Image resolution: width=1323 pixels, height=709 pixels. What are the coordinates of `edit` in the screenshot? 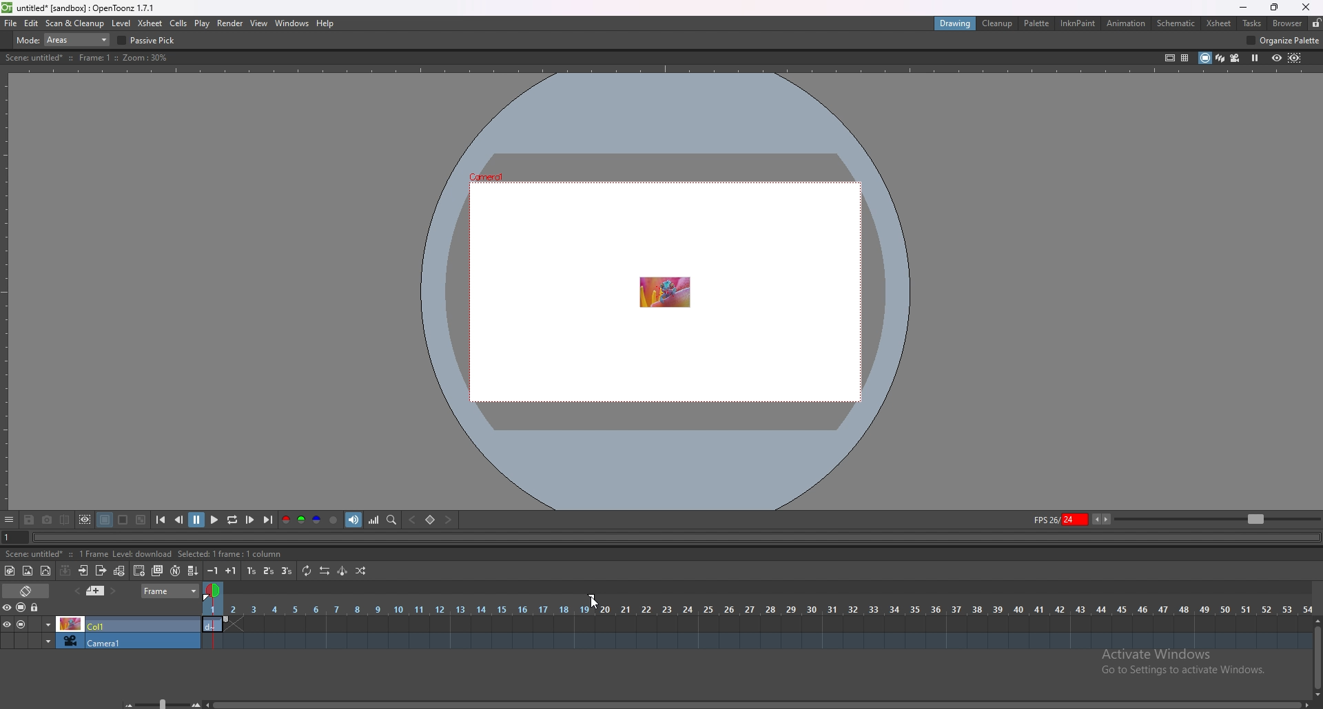 It's located at (32, 23).